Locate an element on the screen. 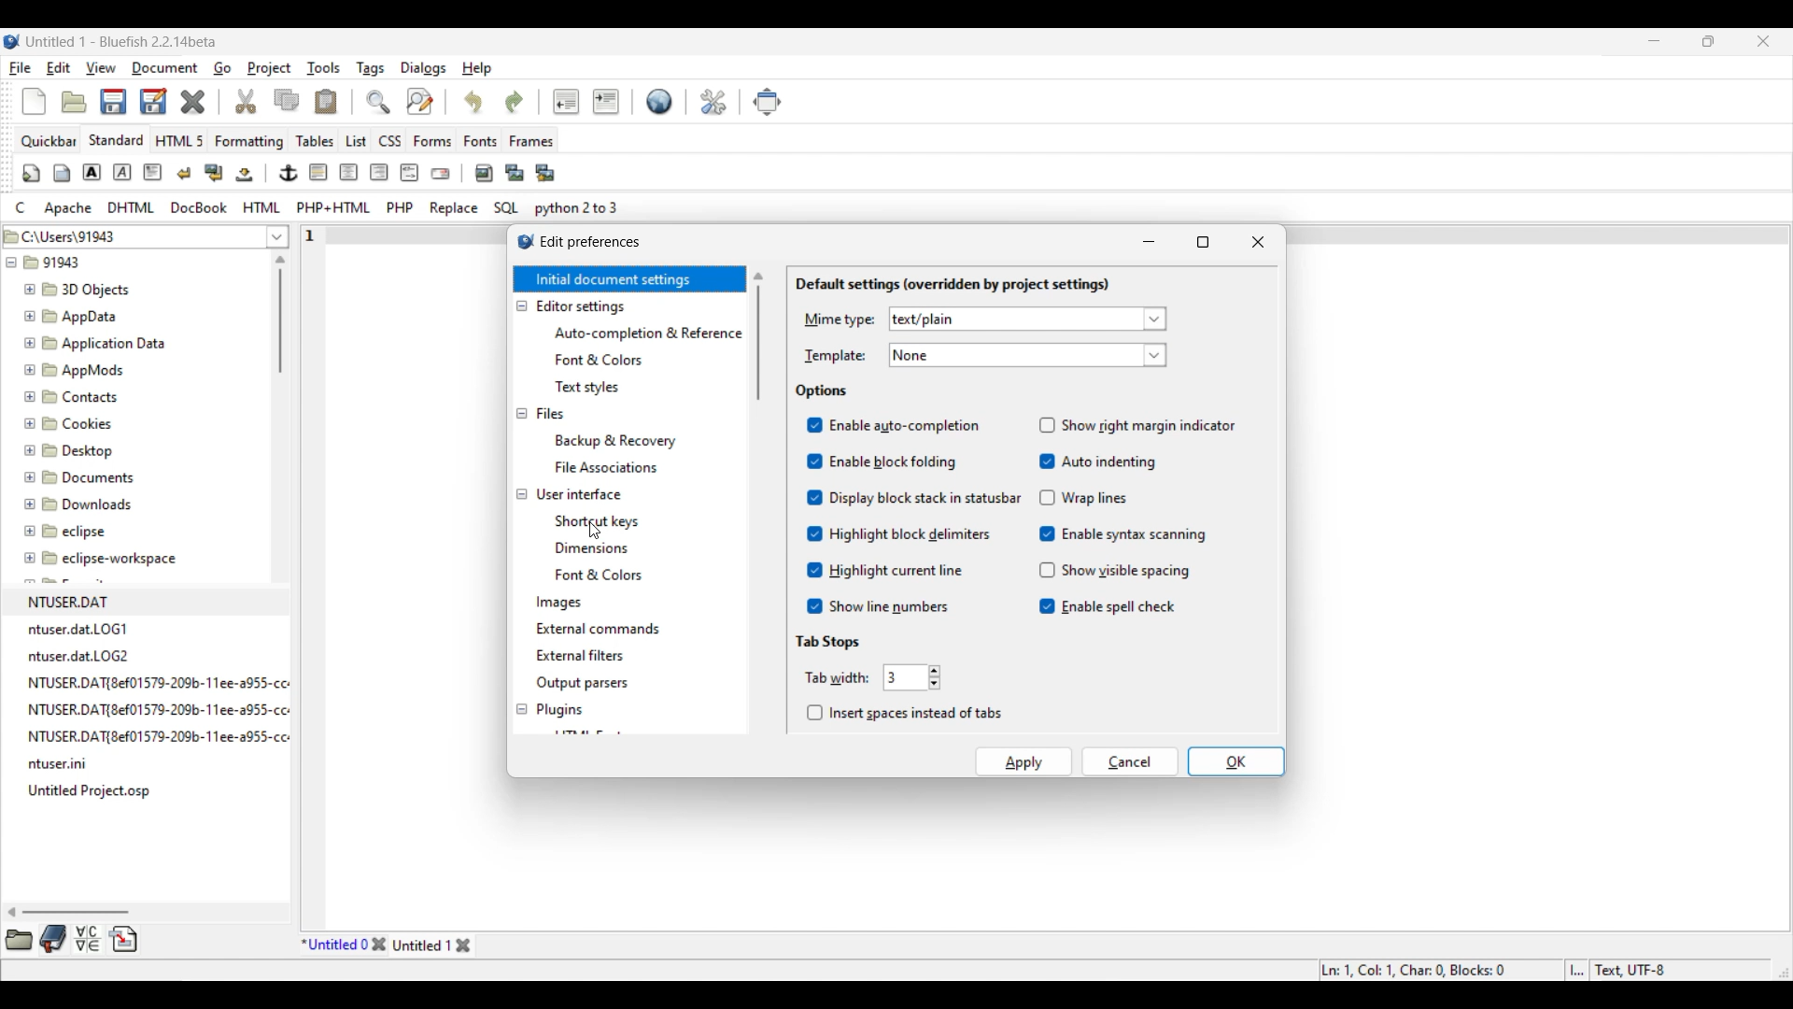 The height and width of the screenshot is (1009, 1793). Edit menu is located at coordinates (59, 67).